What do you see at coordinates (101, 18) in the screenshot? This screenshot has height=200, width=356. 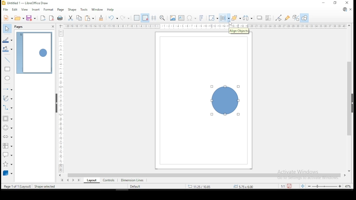 I see `clone formatting` at bounding box center [101, 18].